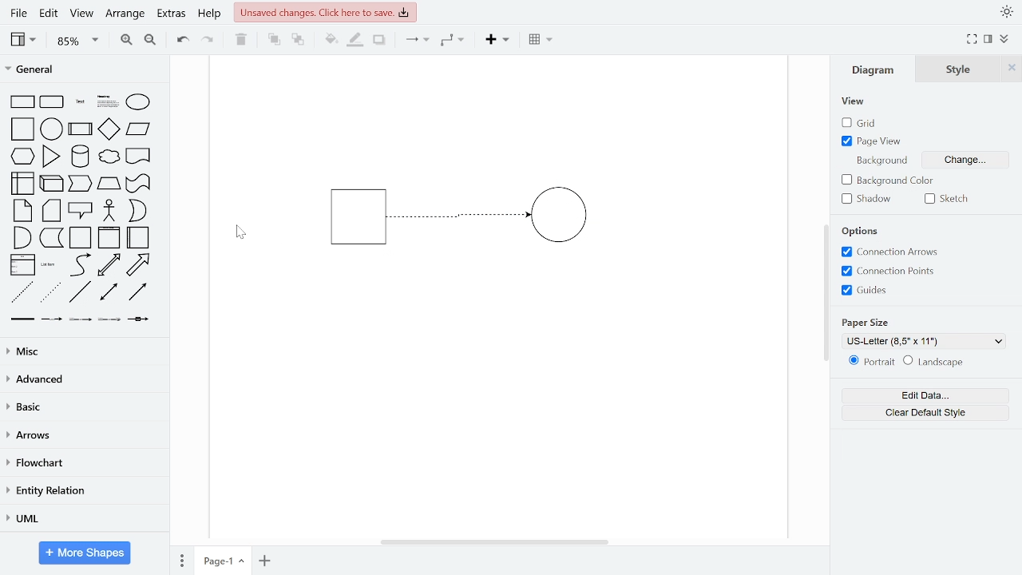  Describe the element at coordinates (125, 14) in the screenshot. I see `arrange` at that location.